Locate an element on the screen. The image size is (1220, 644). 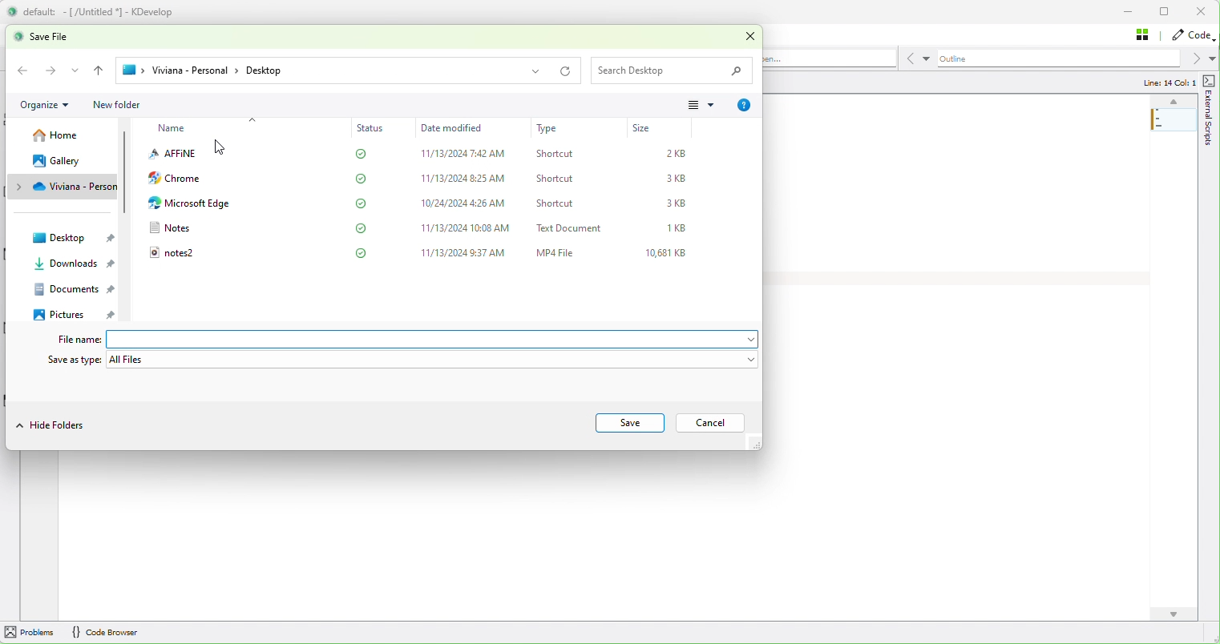
file name input is located at coordinates (433, 339).